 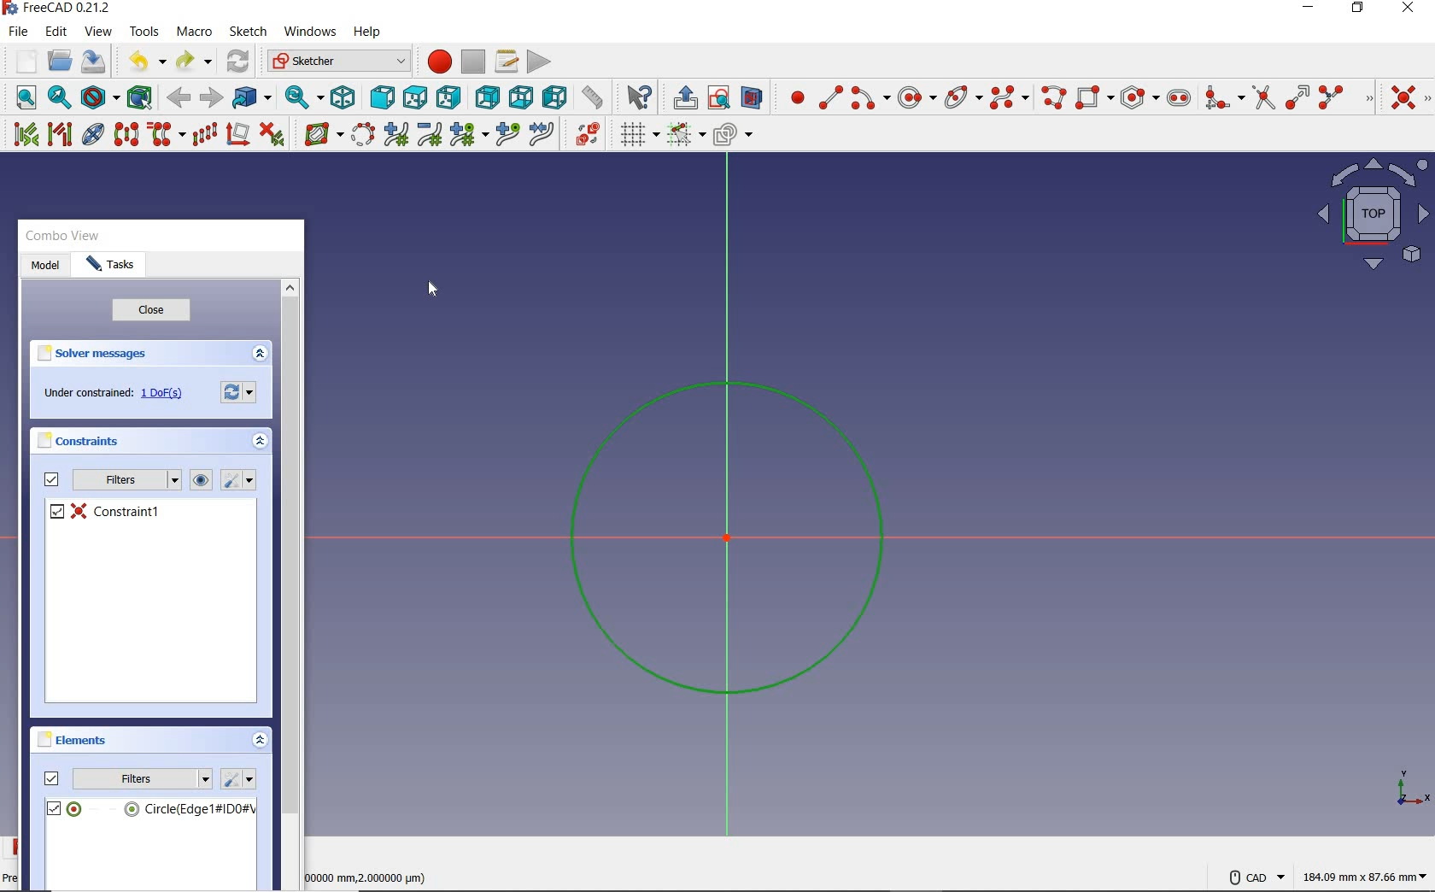 What do you see at coordinates (126, 134) in the screenshot?
I see `symmetry` at bounding box center [126, 134].